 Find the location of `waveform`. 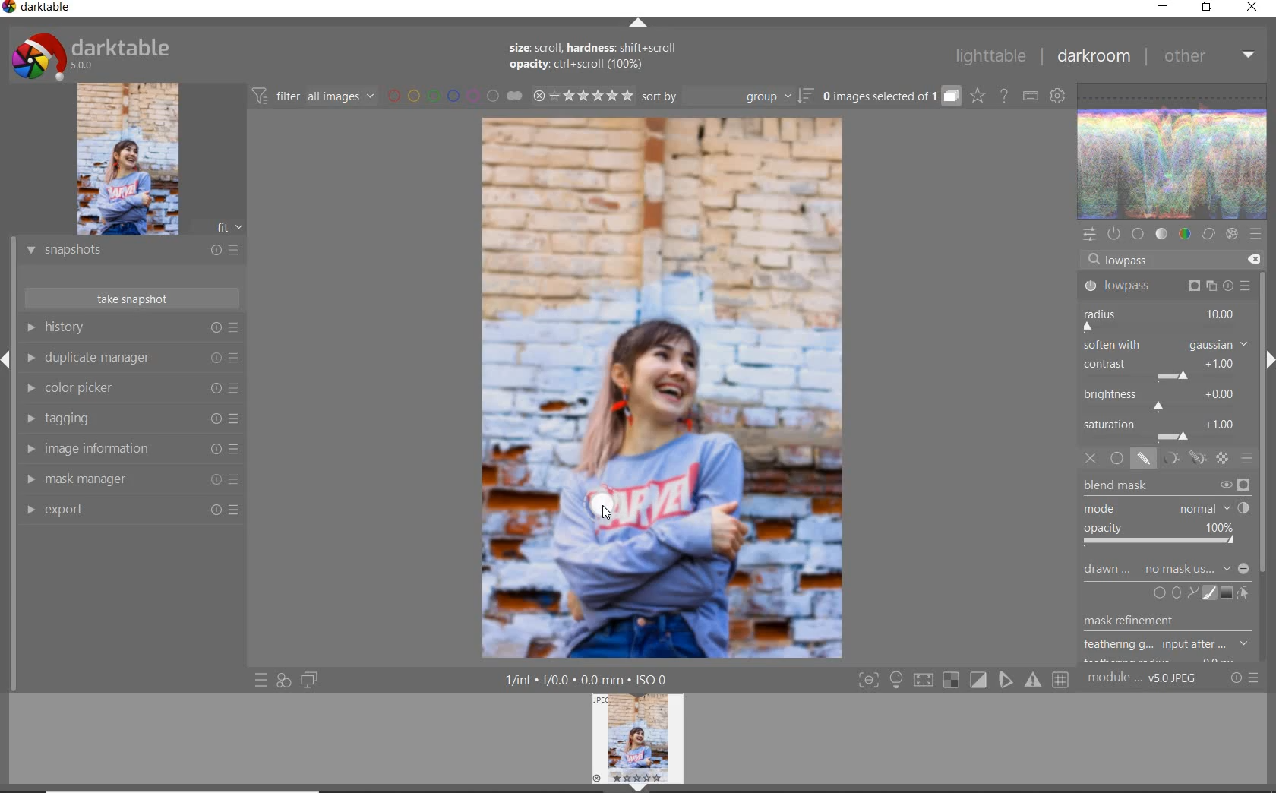

waveform is located at coordinates (1173, 150).